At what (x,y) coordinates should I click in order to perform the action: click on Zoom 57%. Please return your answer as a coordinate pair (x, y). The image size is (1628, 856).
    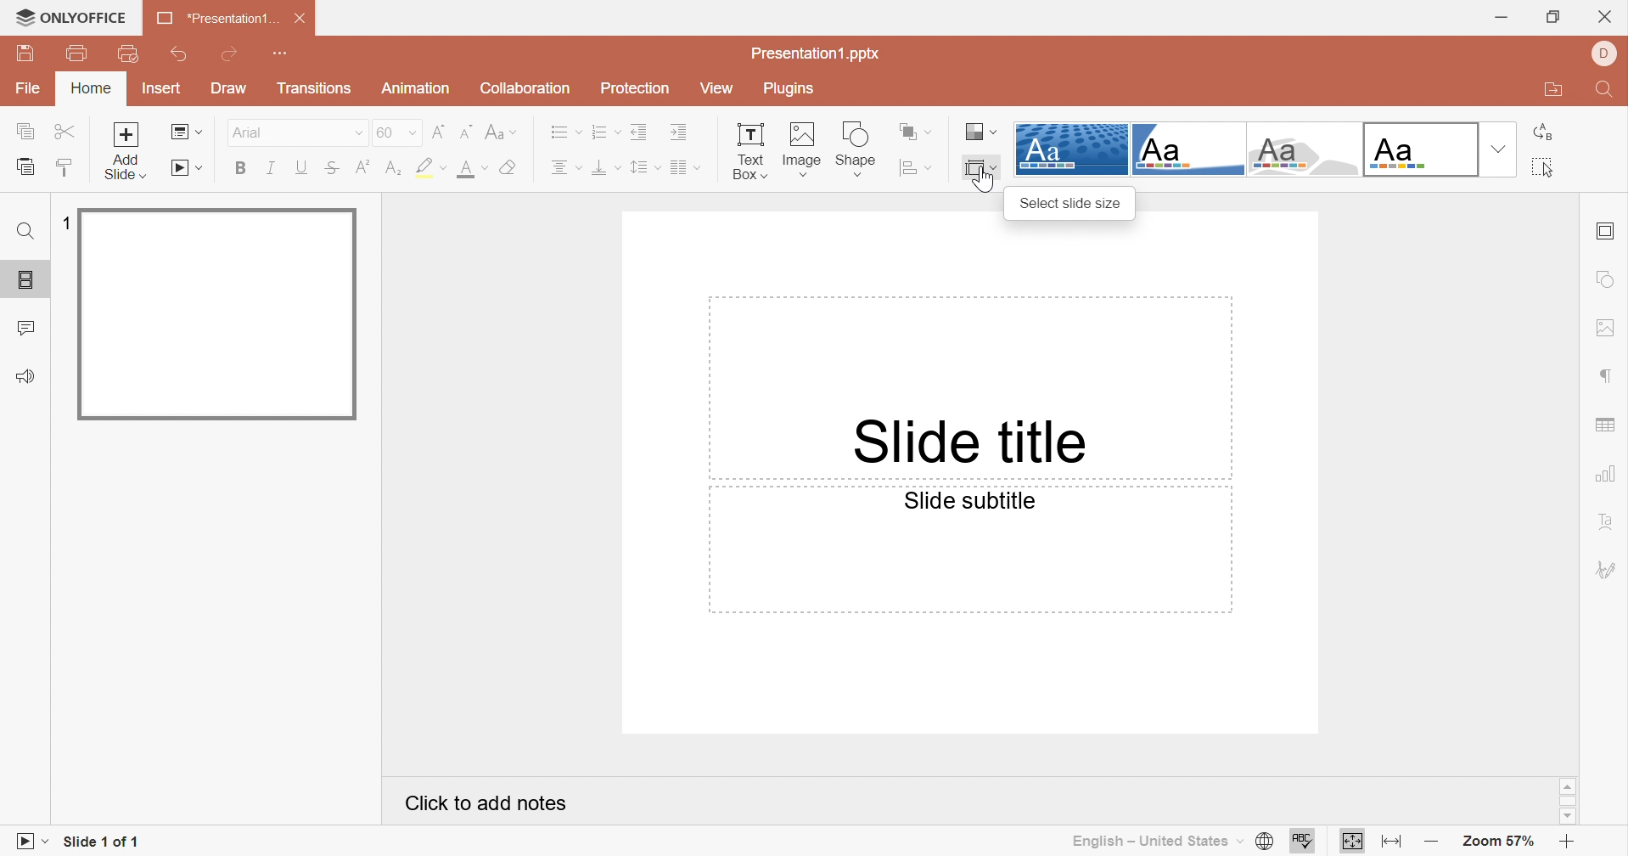
    Looking at the image, I should click on (1501, 843).